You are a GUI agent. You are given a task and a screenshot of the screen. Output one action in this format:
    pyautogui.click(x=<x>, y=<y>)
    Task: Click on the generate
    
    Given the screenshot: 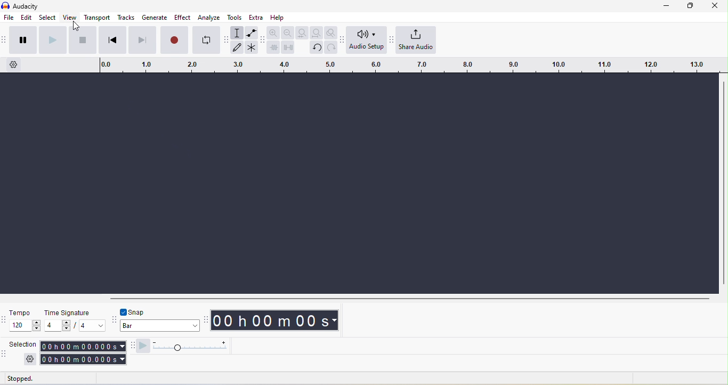 What is the action you would take?
    pyautogui.click(x=155, y=17)
    